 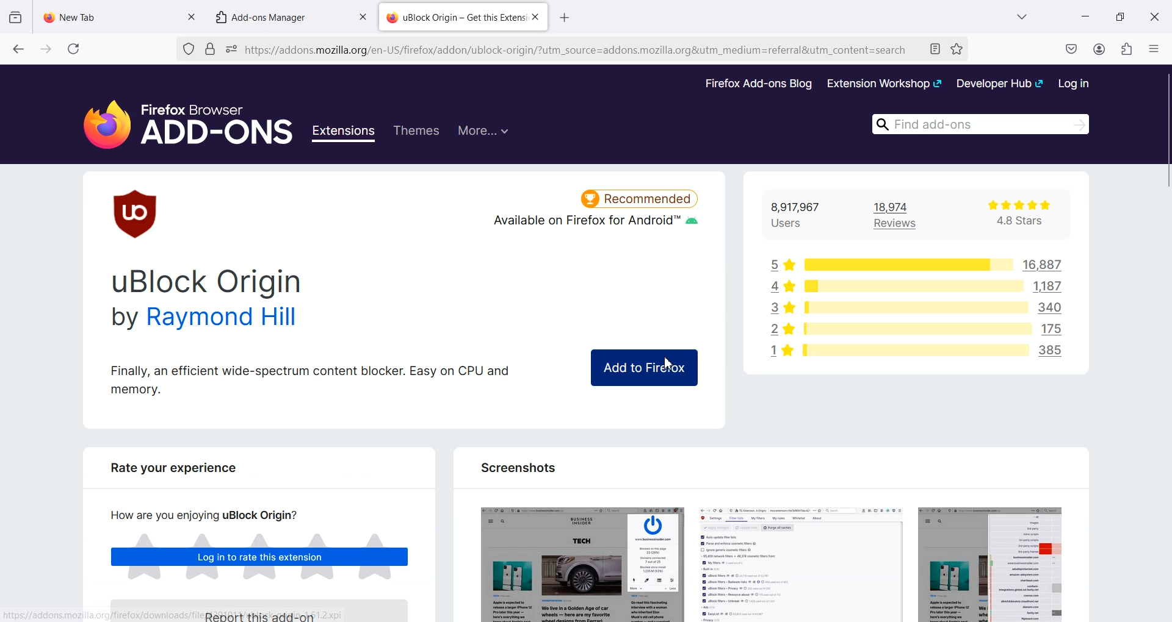 I want to click on More, so click(x=483, y=129).